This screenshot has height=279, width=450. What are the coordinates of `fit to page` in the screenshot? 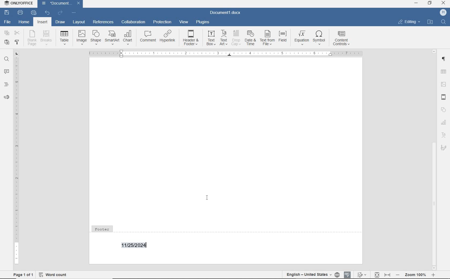 It's located at (377, 274).